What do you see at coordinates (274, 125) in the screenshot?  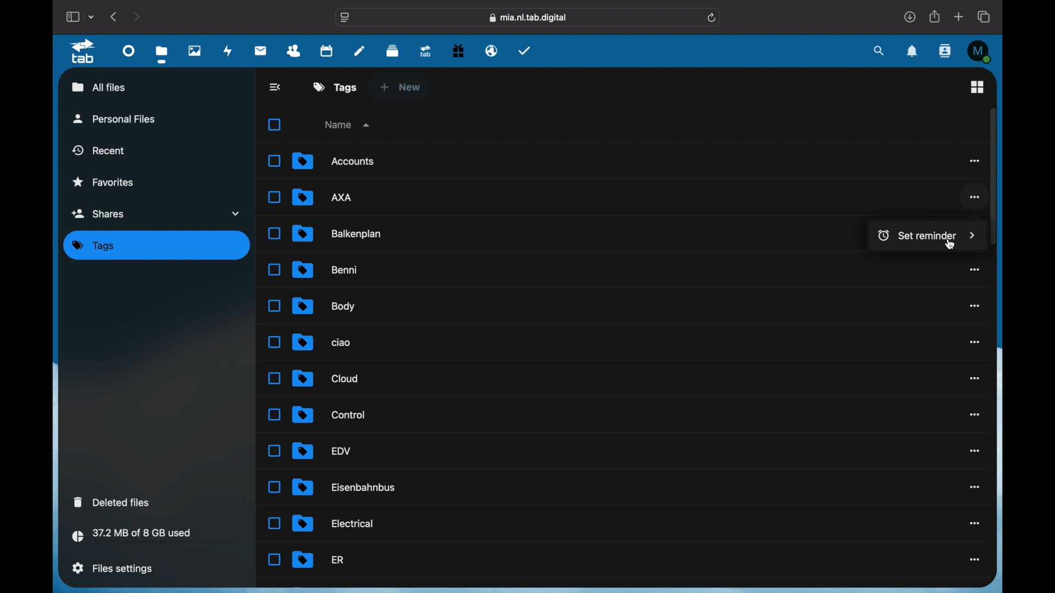 I see `Select all checkbox` at bounding box center [274, 125].